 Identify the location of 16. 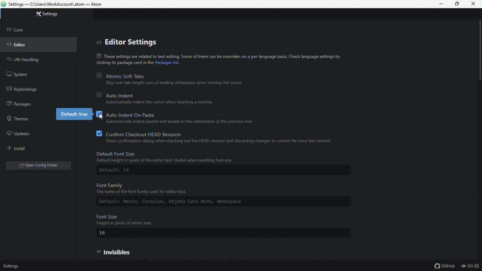
(105, 233).